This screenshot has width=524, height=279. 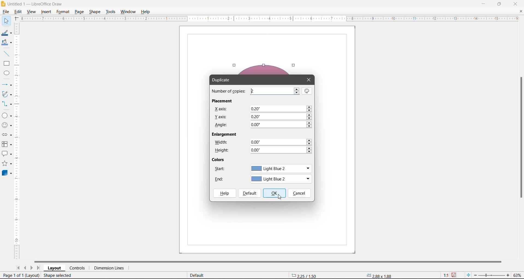 What do you see at coordinates (222, 150) in the screenshot?
I see `Height` at bounding box center [222, 150].